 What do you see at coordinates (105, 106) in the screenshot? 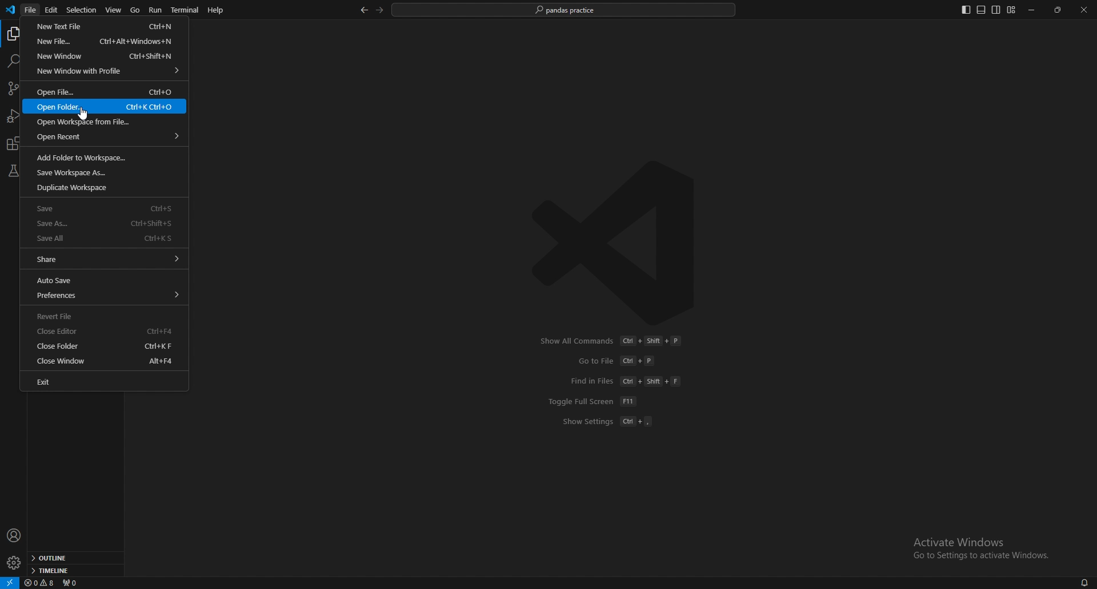
I see `open folder` at bounding box center [105, 106].